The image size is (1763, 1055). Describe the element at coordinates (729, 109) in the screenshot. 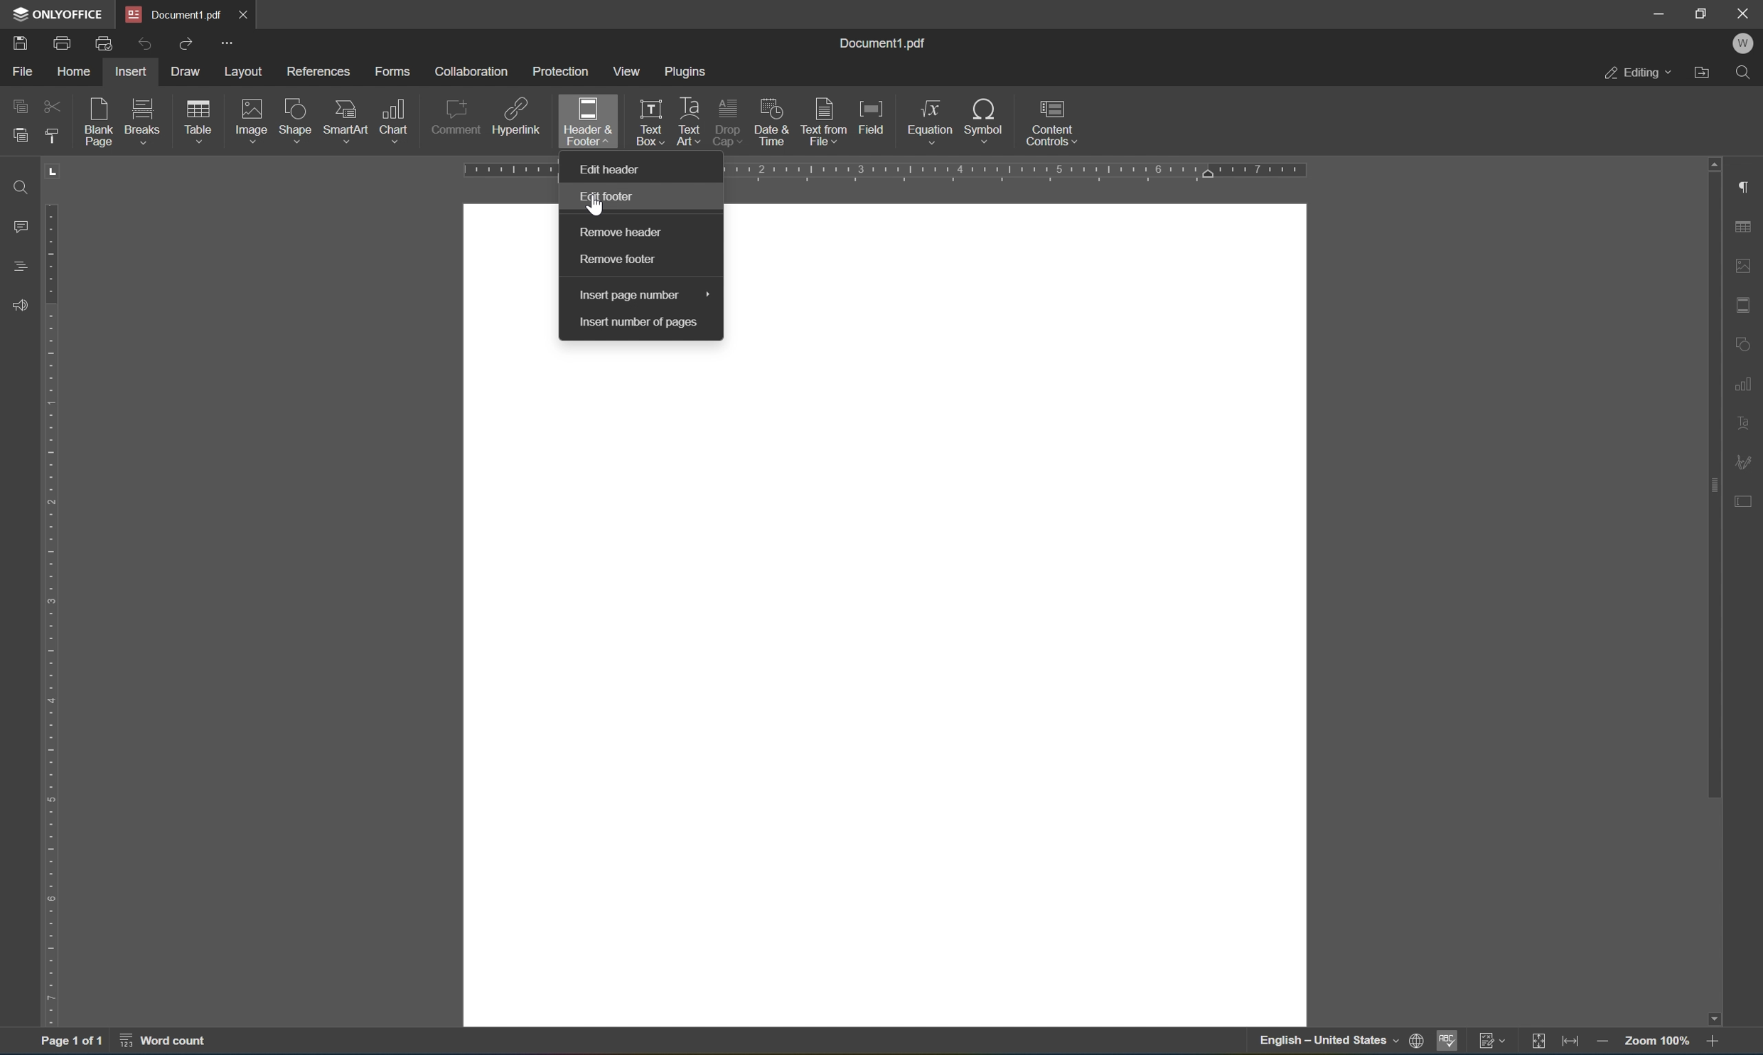

I see `drop cap` at that location.